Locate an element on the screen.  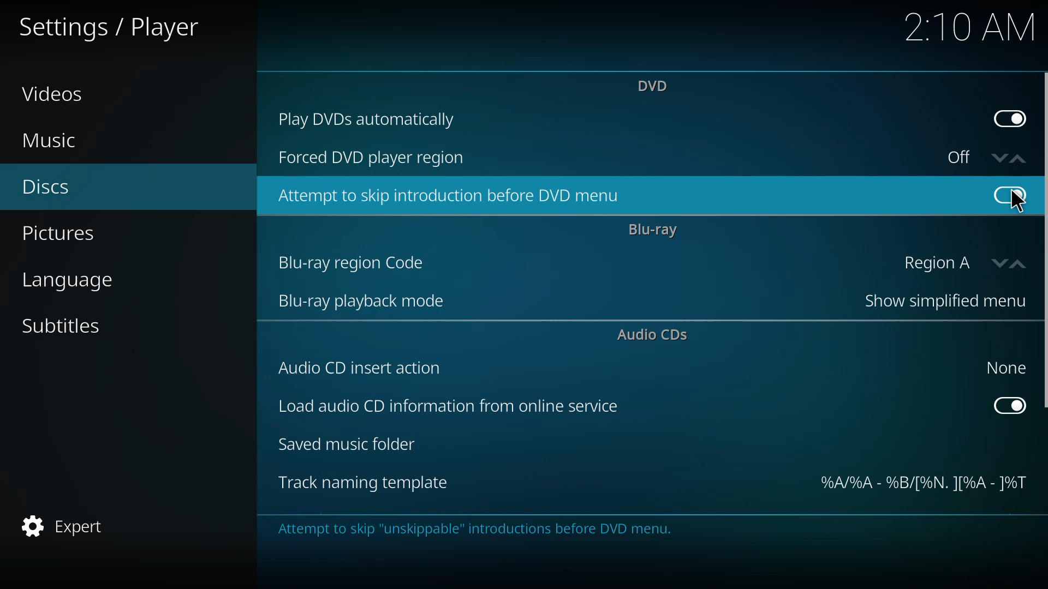
scroll bar is located at coordinates (1049, 238).